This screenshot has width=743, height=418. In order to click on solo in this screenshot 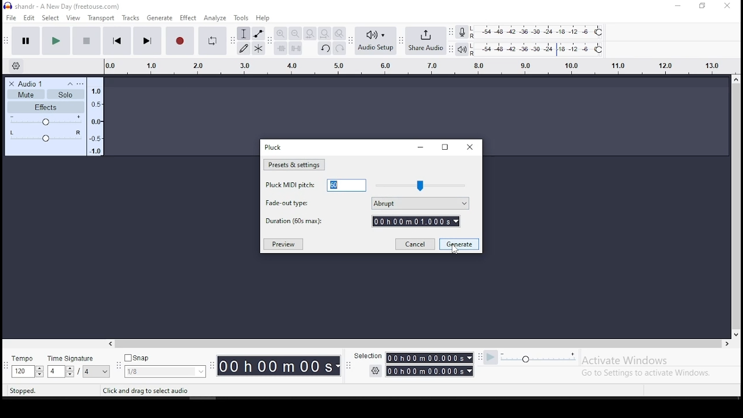, I will do `click(65, 94)`.